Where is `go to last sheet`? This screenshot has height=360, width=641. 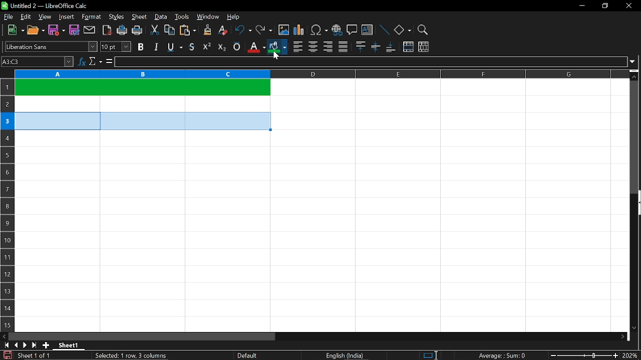
go to last sheet is located at coordinates (33, 345).